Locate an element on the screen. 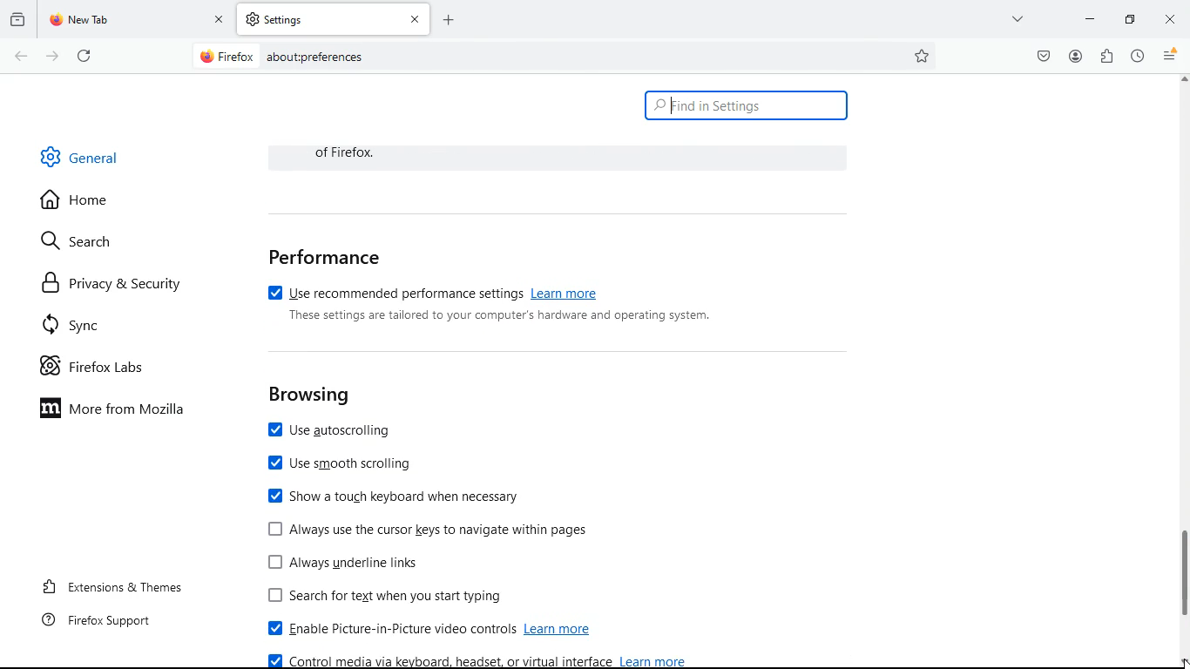  minimize is located at coordinates (1090, 18).